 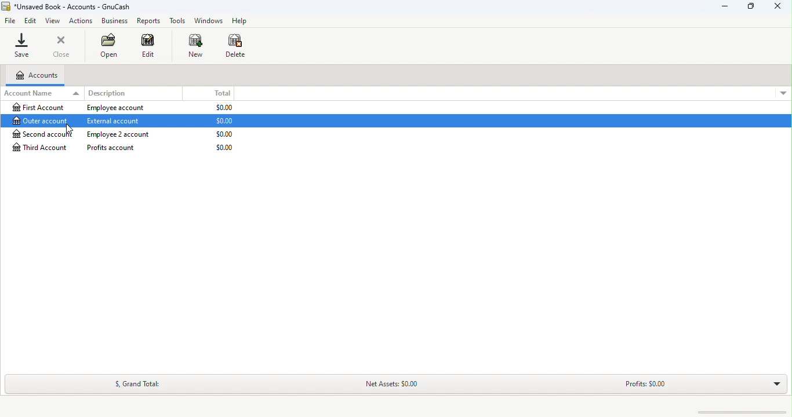 I want to click on Total, so click(x=227, y=92).